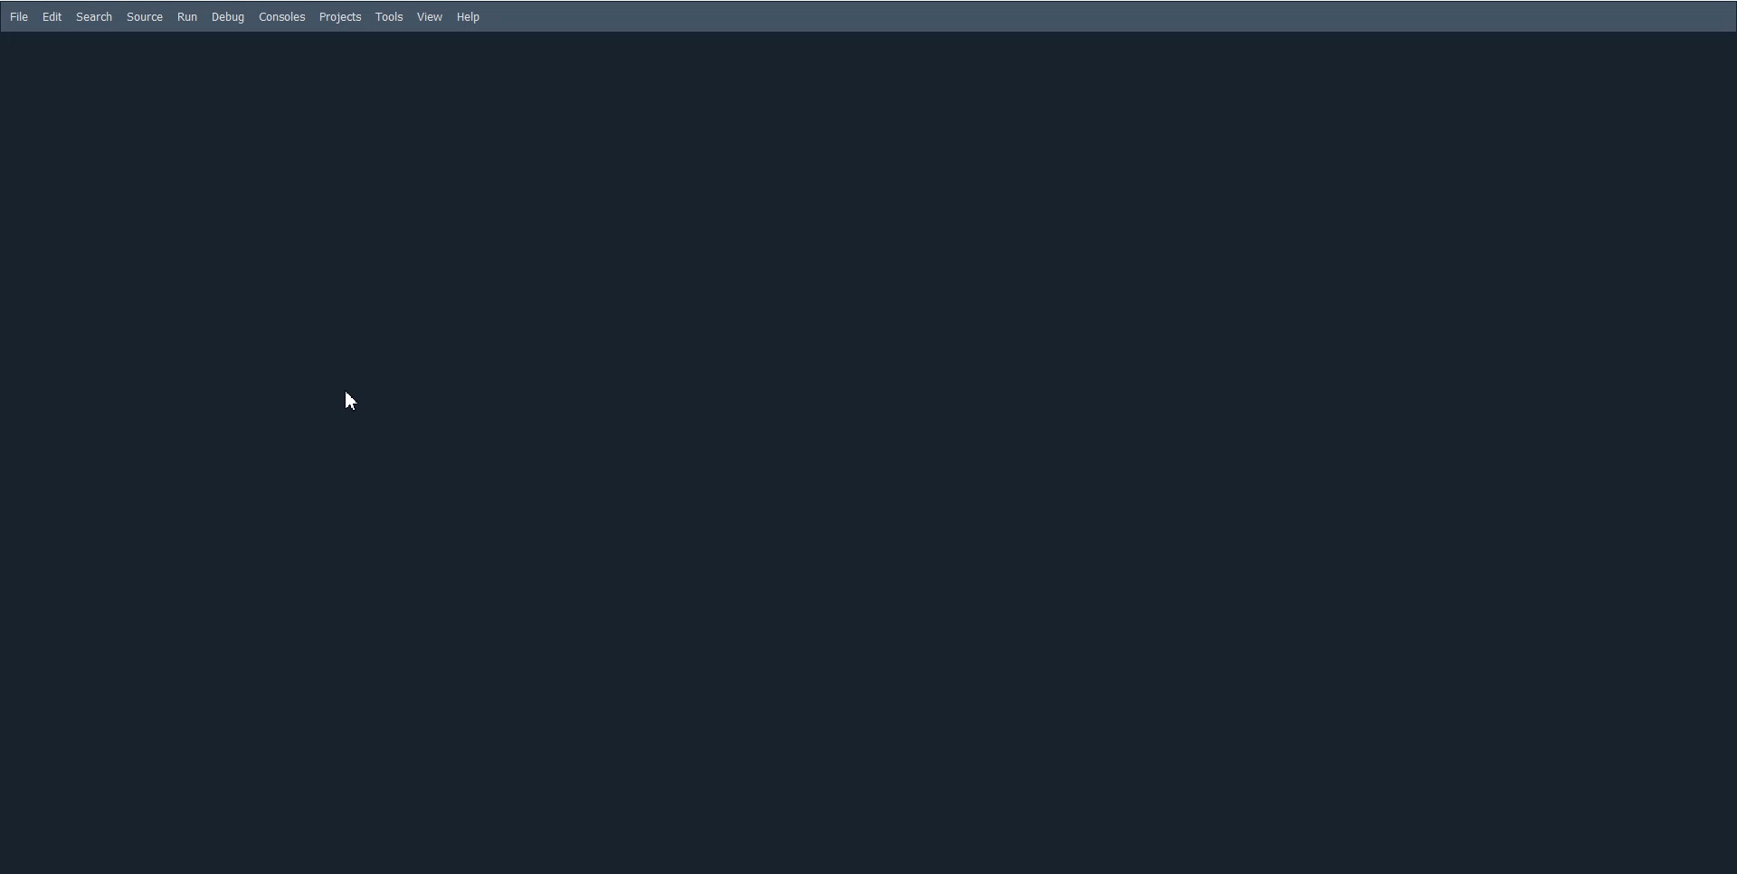  What do you see at coordinates (229, 17) in the screenshot?
I see `Debug` at bounding box center [229, 17].